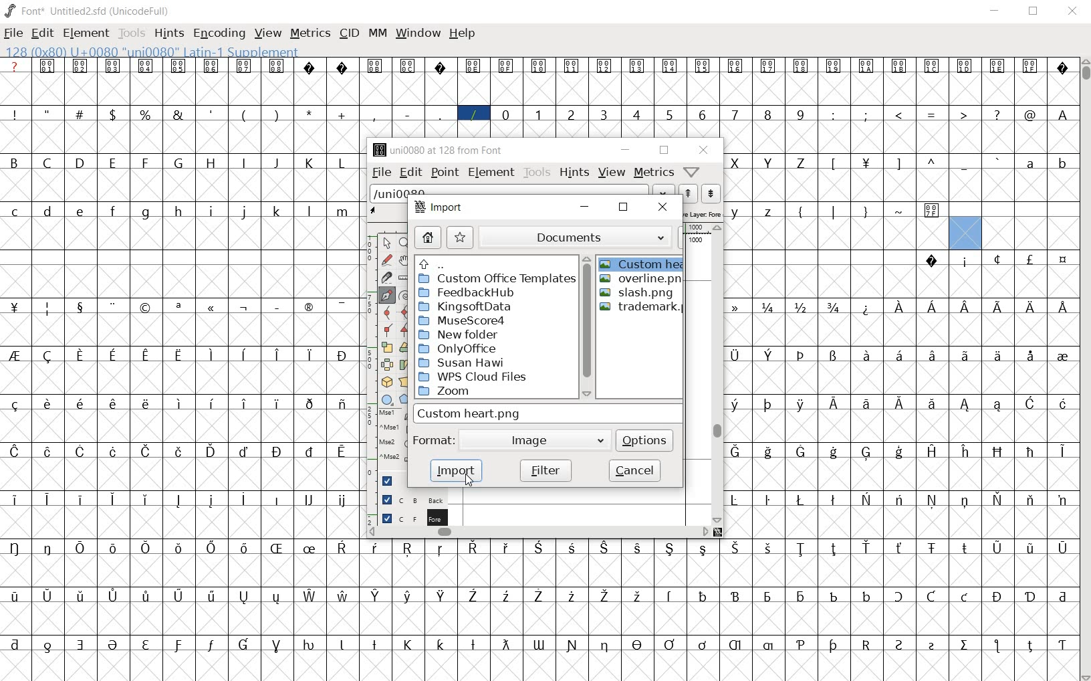  Describe the element at coordinates (605, 597) in the screenshot. I see `glyph` at that location.